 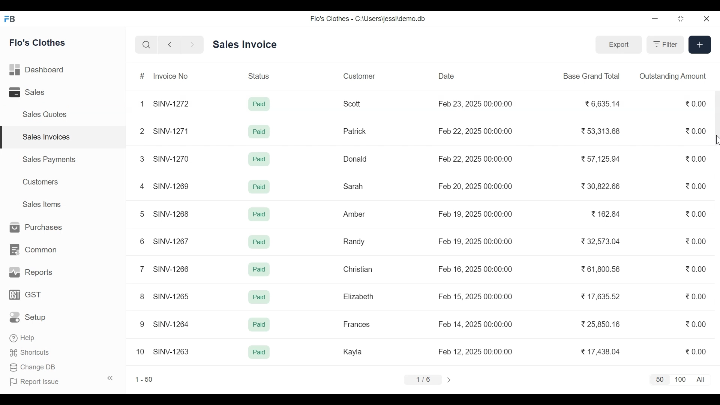 What do you see at coordinates (33, 368) in the screenshot?
I see `Change DB` at bounding box center [33, 368].